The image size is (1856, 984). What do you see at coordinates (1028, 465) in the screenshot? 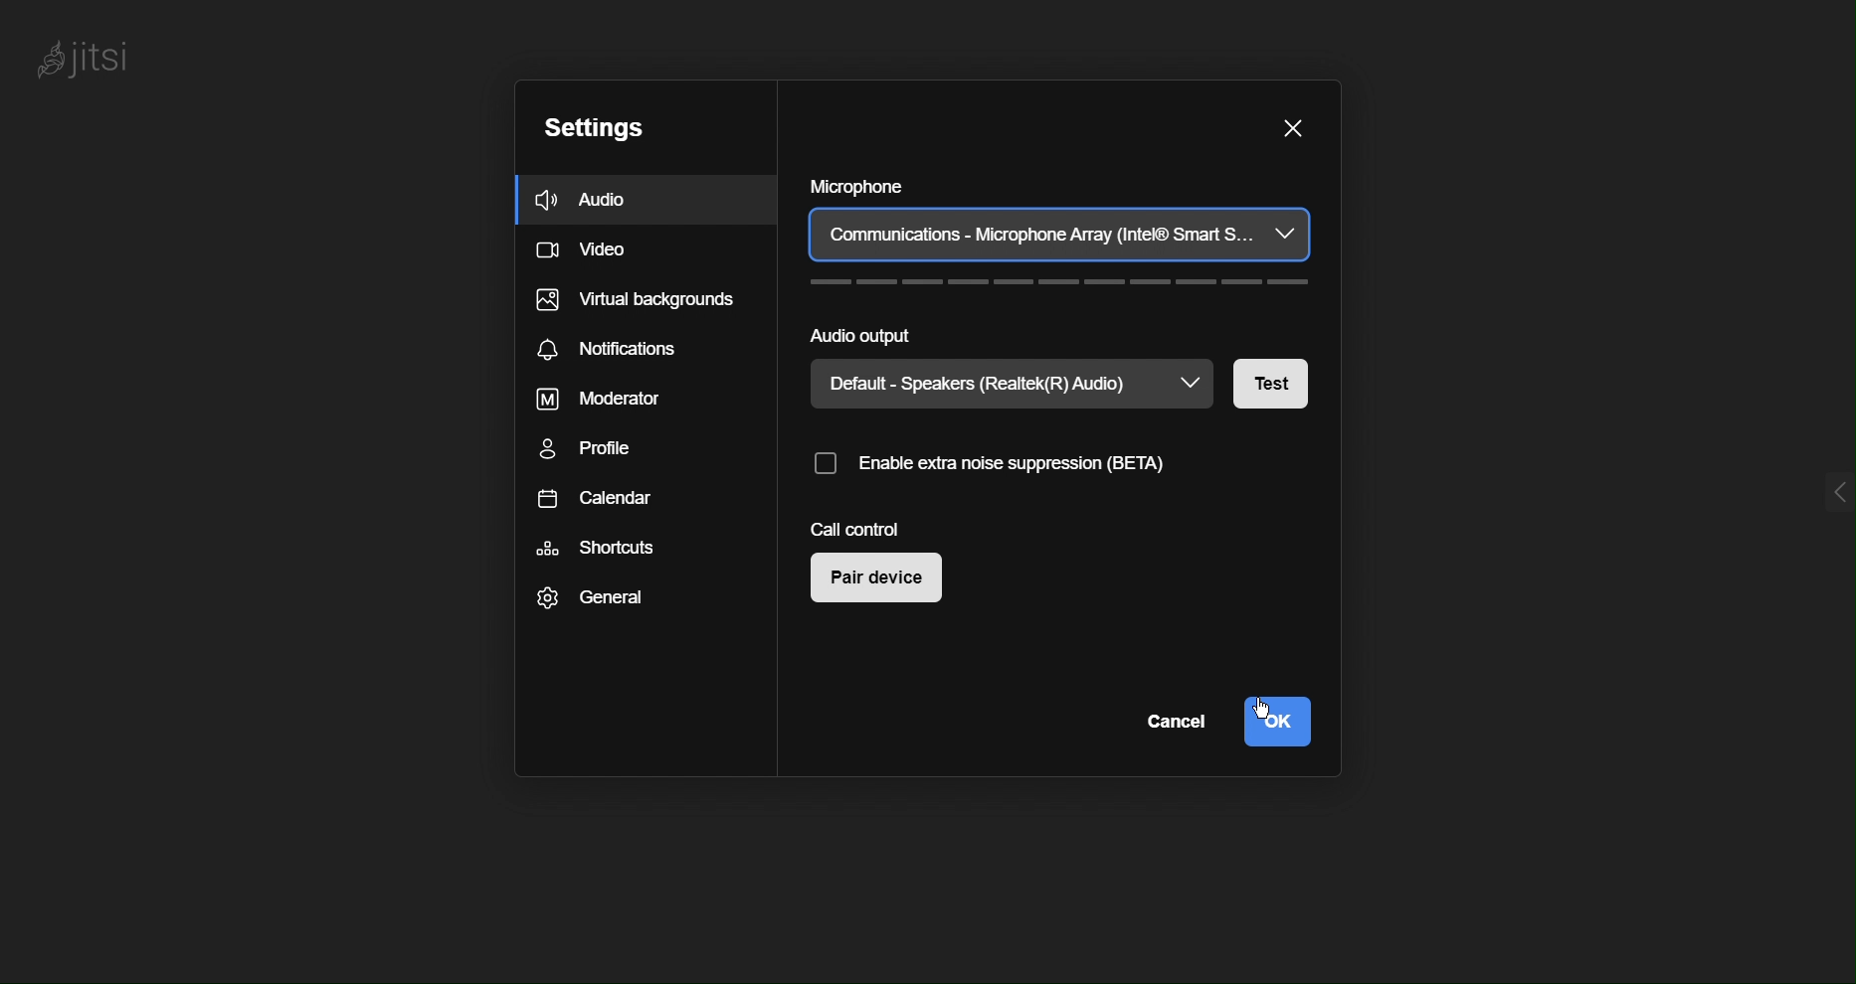
I see `Enable extra noise suppression(BETA)` at bounding box center [1028, 465].